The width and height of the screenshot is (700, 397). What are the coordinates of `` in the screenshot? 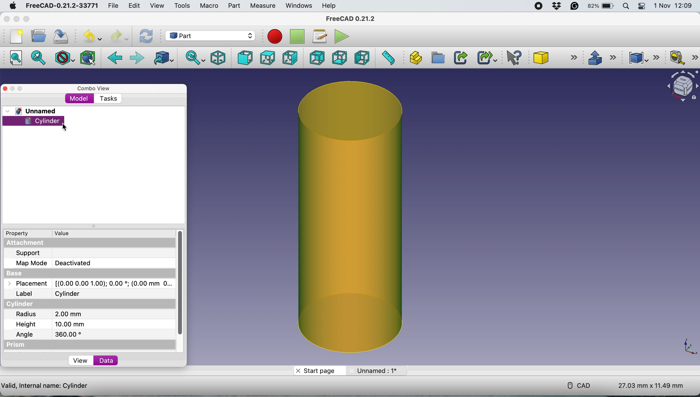 It's located at (19, 45).